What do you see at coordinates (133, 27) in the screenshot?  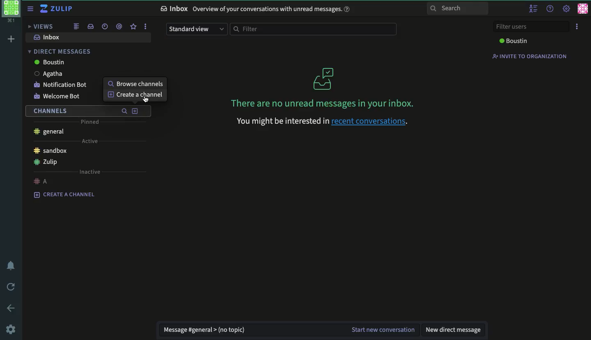 I see `star` at bounding box center [133, 27].